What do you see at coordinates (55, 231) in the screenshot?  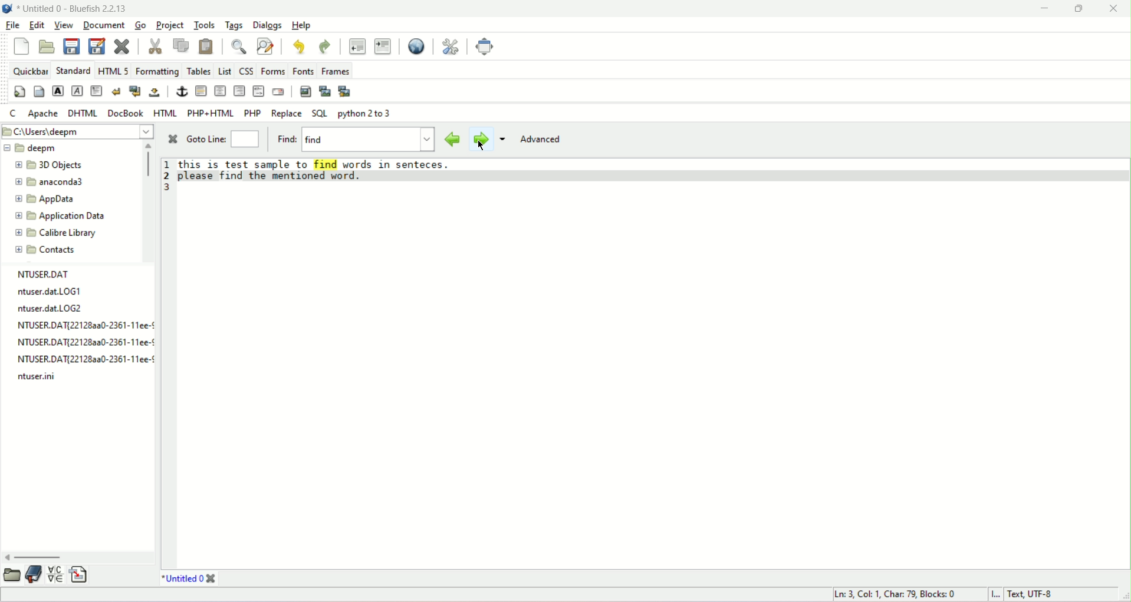 I see `calibre library` at bounding box center [55, 231].